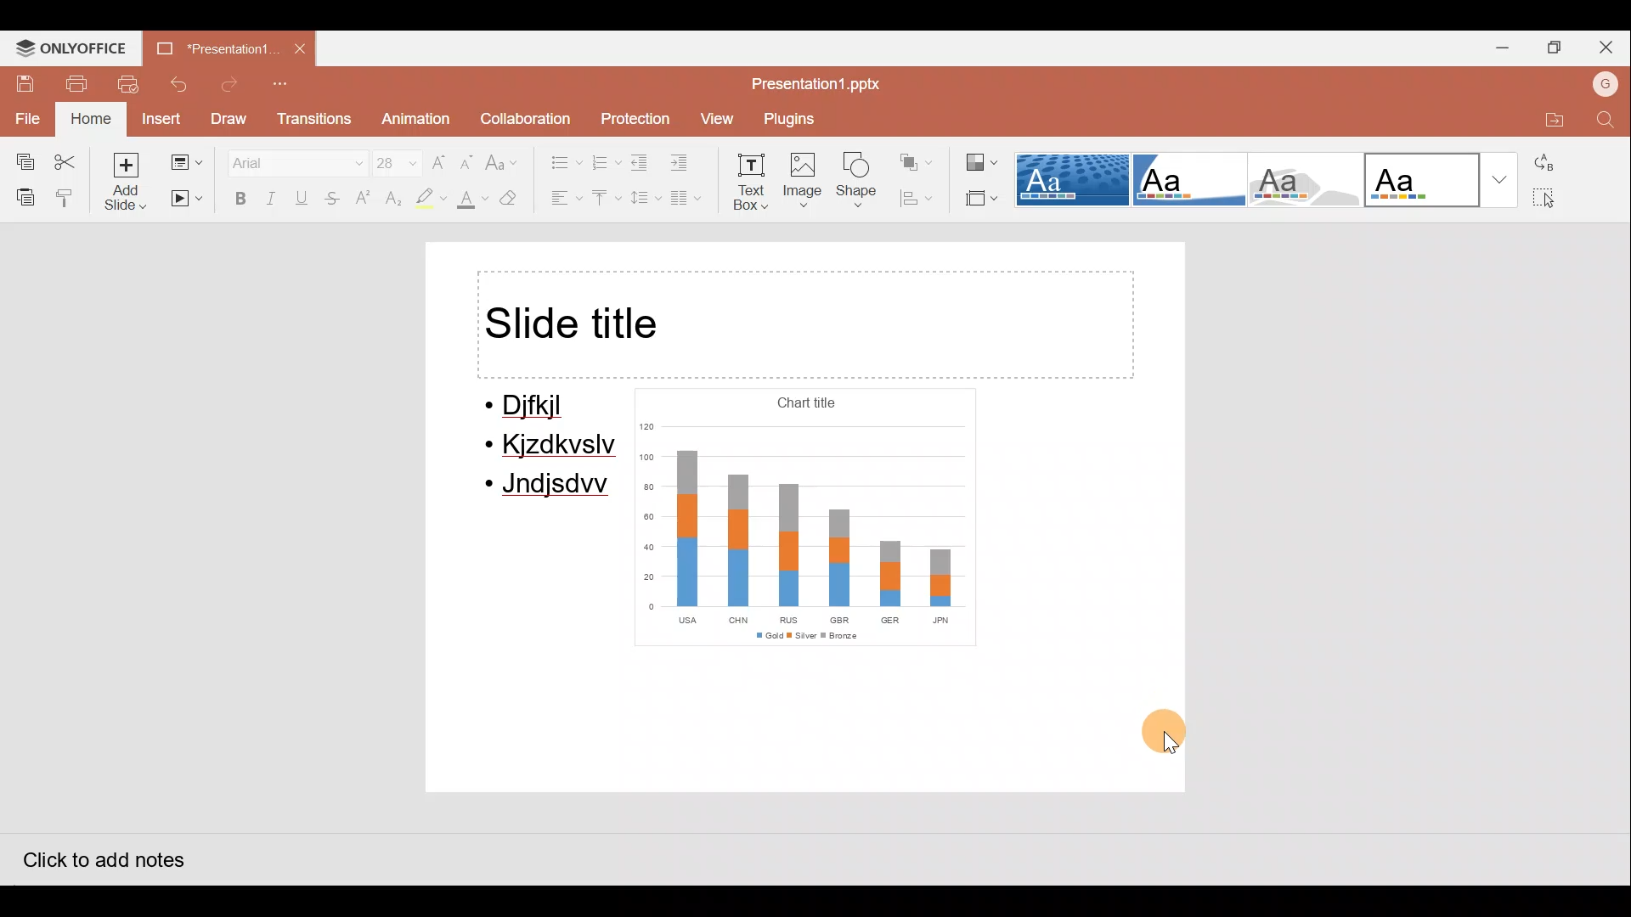 The width and height of the screenshot is (1631, 917). I want to click on Draw, so click(231, 120).